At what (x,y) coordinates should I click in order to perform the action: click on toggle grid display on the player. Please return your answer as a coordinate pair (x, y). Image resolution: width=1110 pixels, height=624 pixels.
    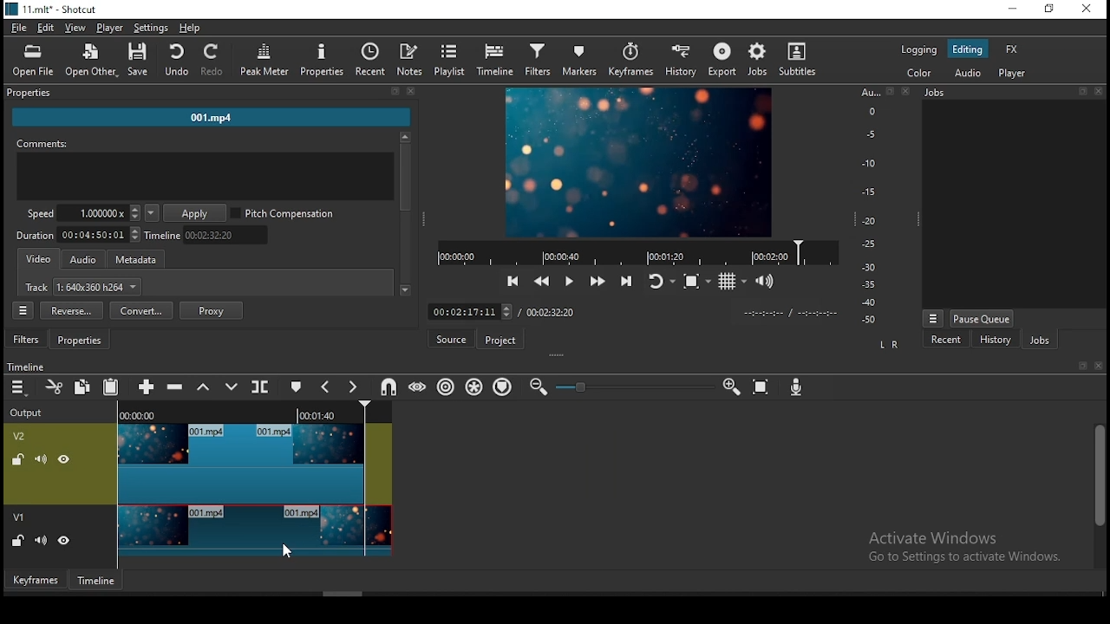
    Looking at the image, I should click on (735, 281).